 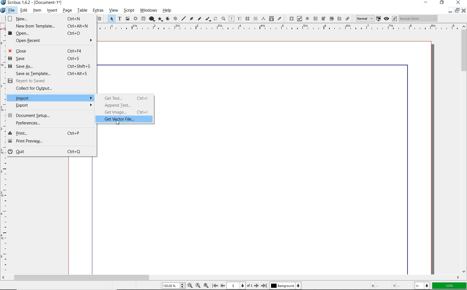 I want to click on render frame, so click(x=135, y=19).